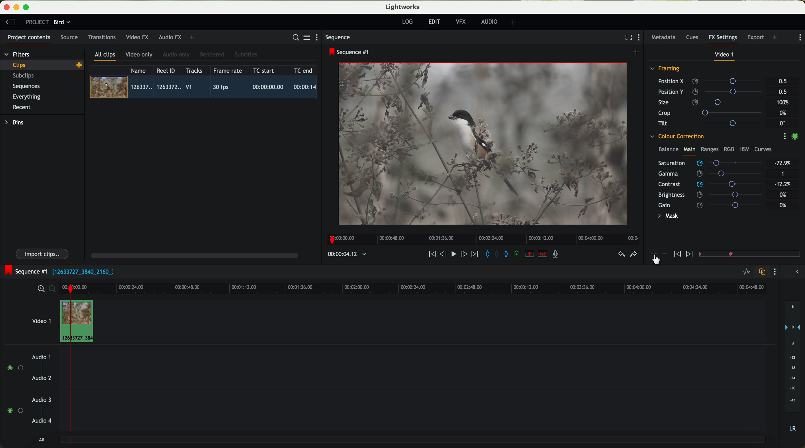 The image size is (805, 448). I want to click on search for assets or bins, so click(294, 38).